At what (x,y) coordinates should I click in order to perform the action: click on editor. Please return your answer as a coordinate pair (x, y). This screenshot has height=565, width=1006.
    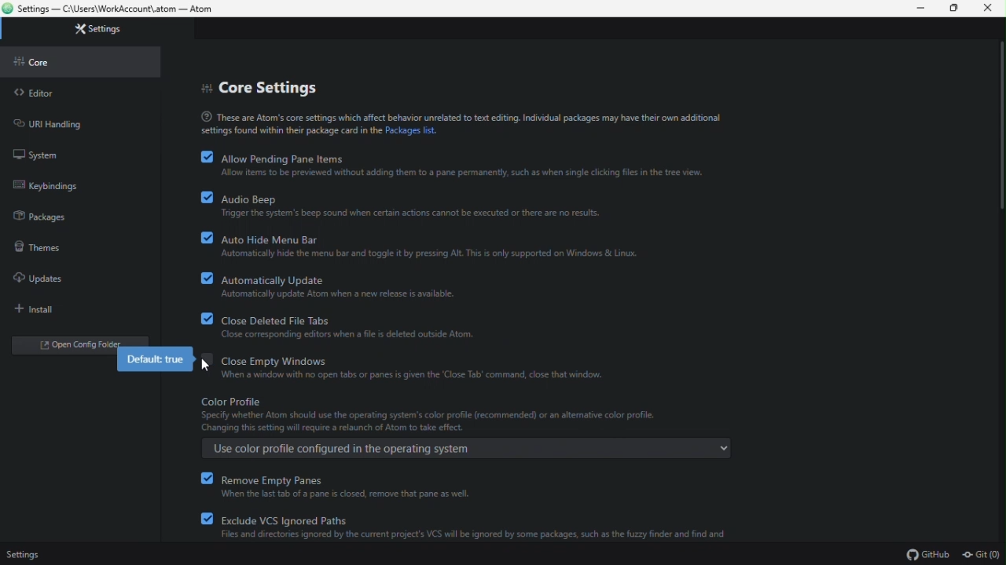
    Looking at the image, I should click on (38, 93).